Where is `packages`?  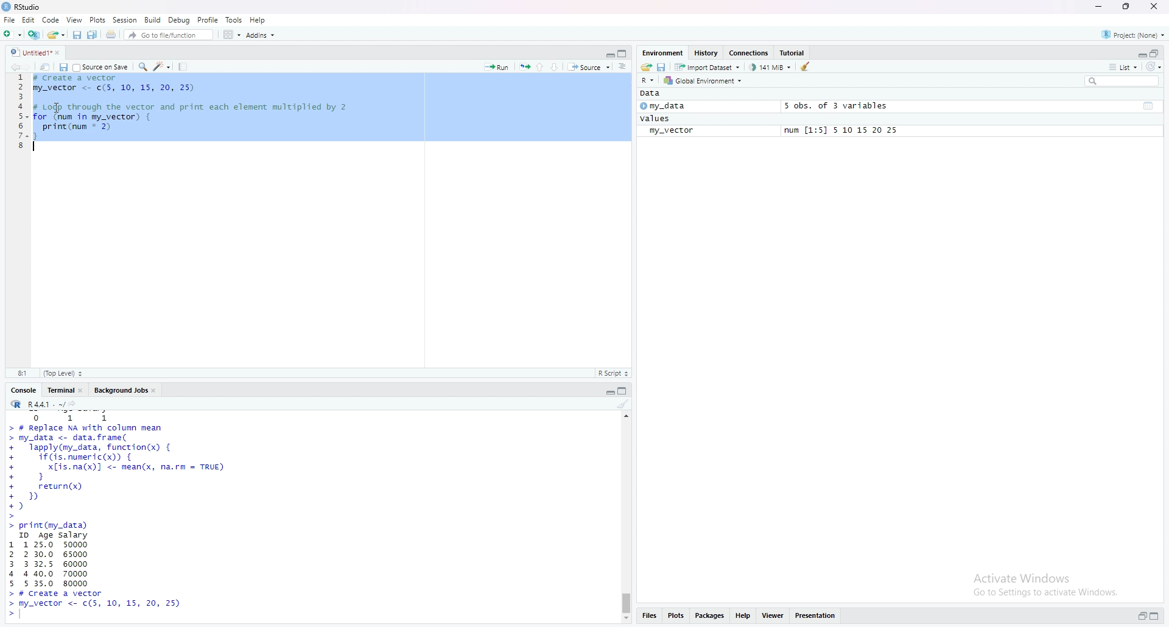 packages is located at coordinates (711, 615).